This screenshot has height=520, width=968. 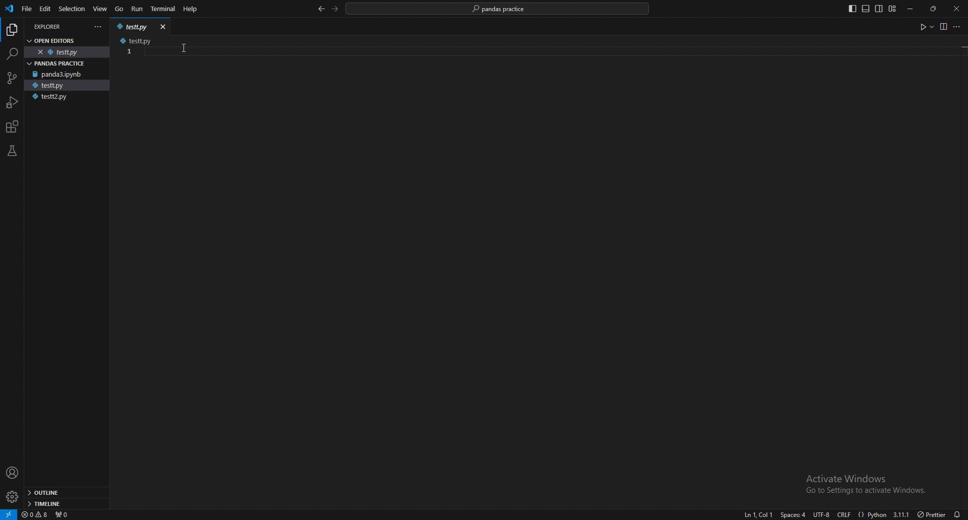 I want to click on close, so click(x=956, y=9).